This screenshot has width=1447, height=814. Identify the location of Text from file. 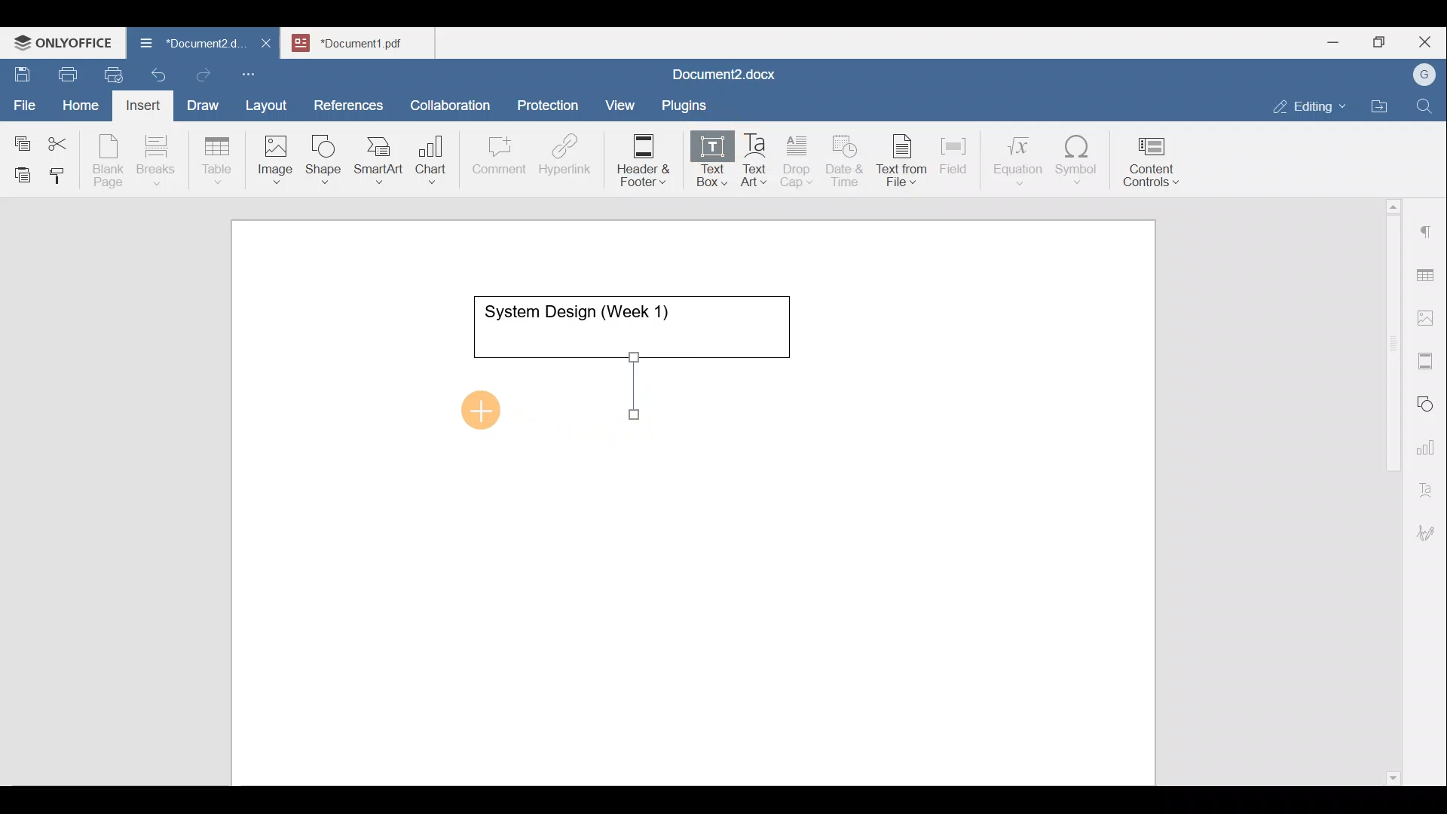
(904, 159).